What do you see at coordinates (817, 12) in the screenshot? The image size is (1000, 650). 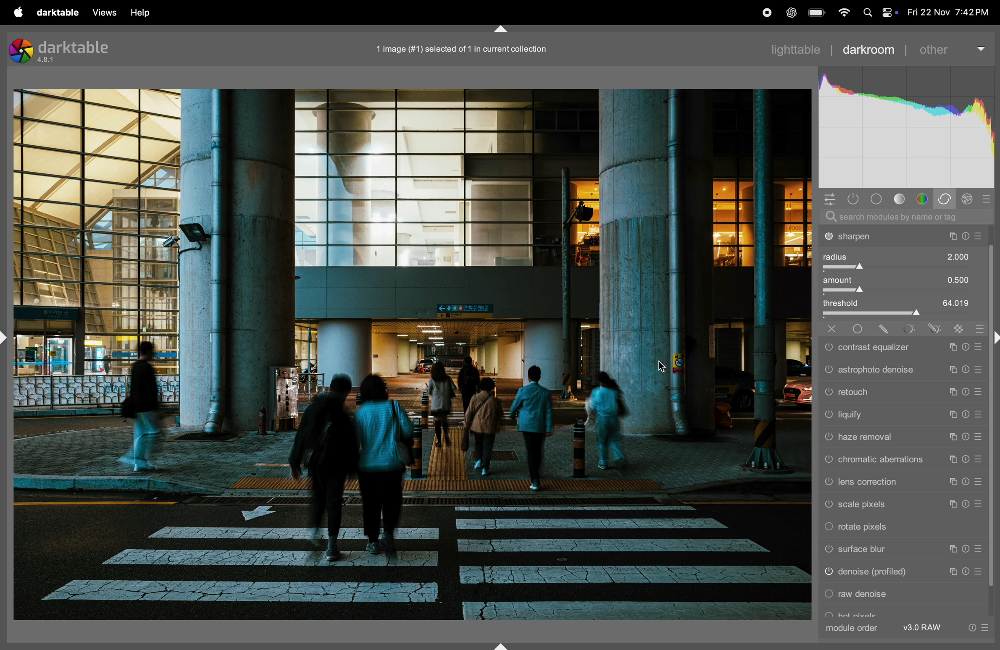 I see `battery` at bounding box center [817, 12].